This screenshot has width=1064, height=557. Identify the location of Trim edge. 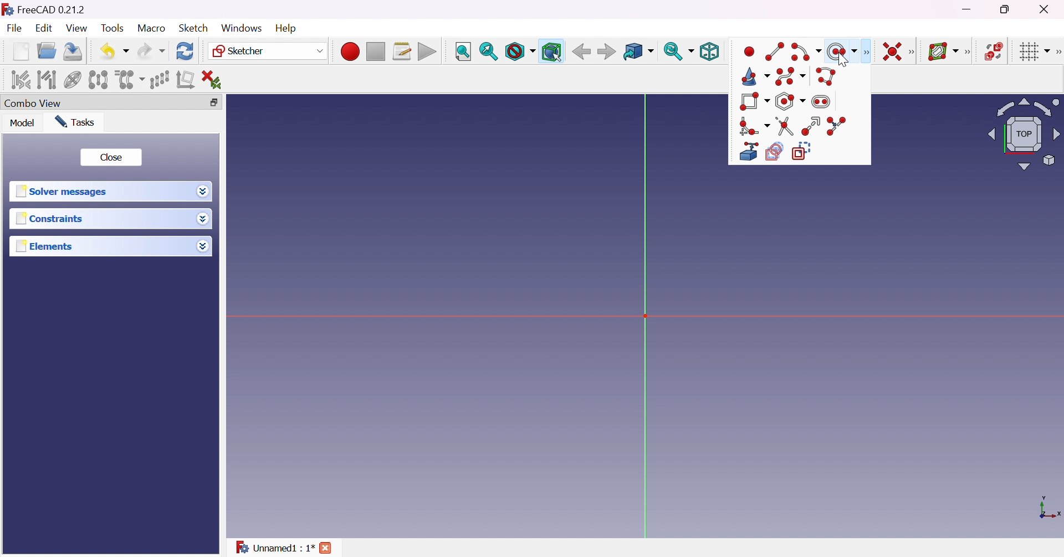
(785, 127).